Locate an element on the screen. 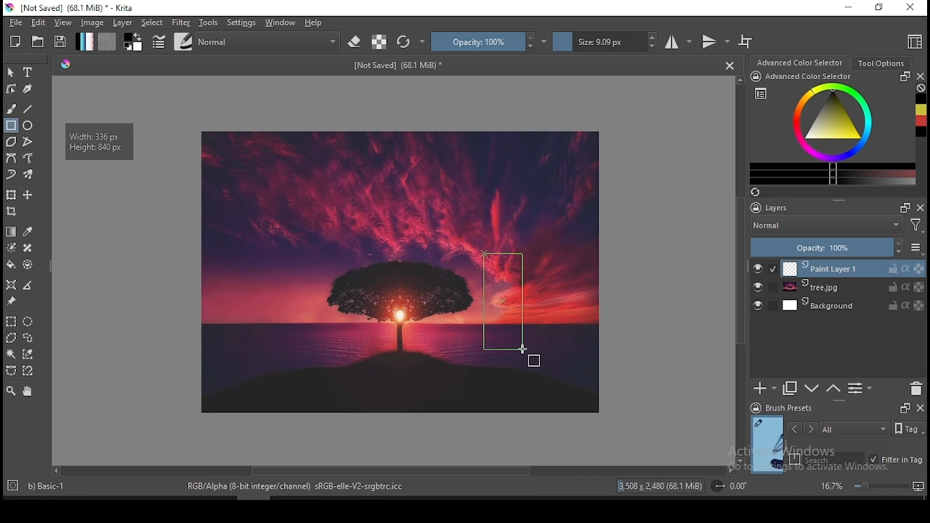 The height and width of the screenshot is (523, 930). layer is located at coordinates (852, 288).